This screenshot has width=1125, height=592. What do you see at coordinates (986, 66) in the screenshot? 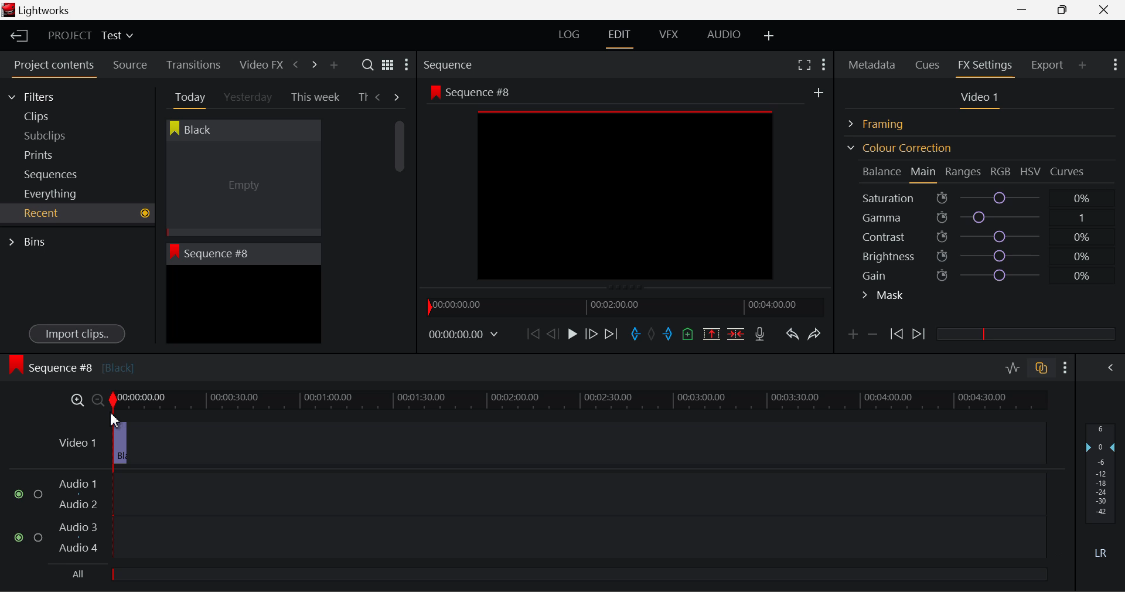
I see `FX Settings Panel Open` at bounding box center [986, 66].